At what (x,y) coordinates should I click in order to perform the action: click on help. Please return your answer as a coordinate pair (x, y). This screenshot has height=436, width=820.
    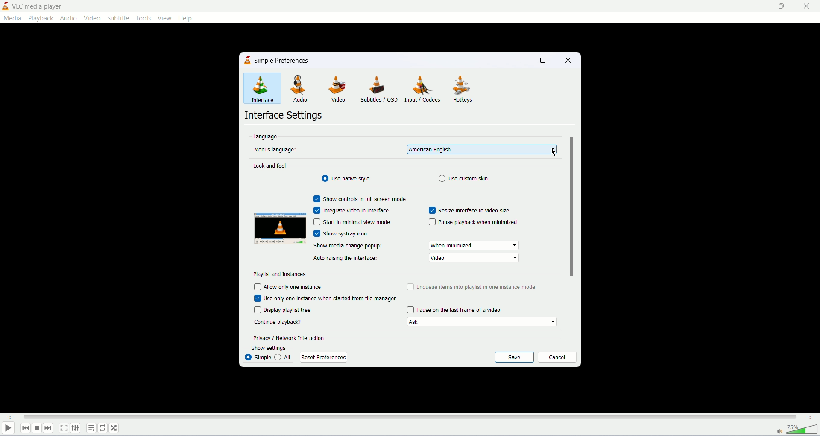
    Looking at the image, I should click on (187, 19).